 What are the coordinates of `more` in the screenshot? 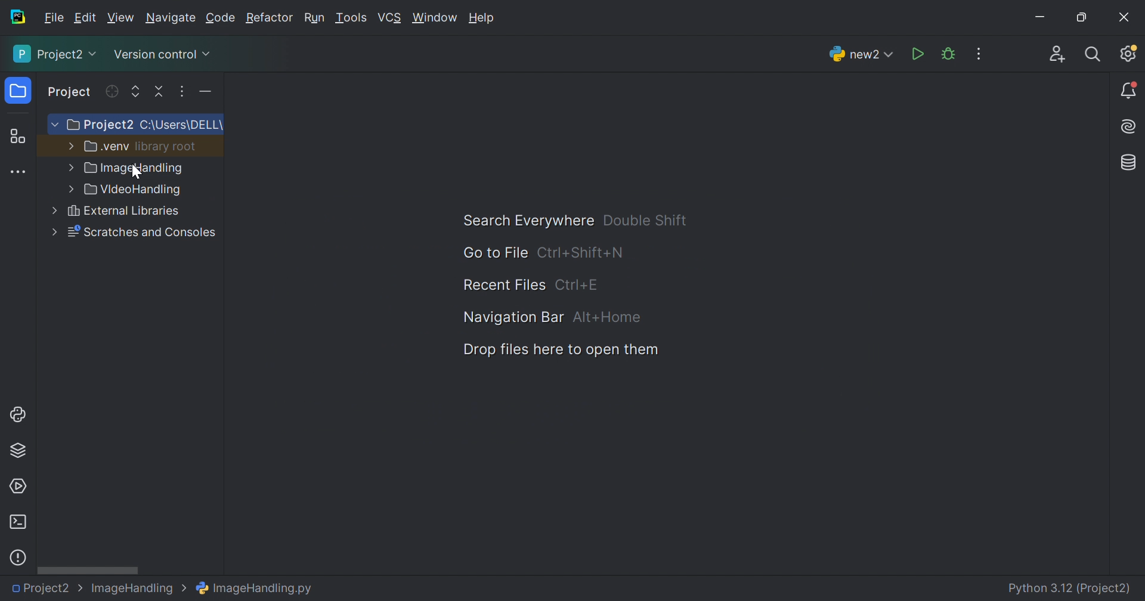 It's located at (66, 169).